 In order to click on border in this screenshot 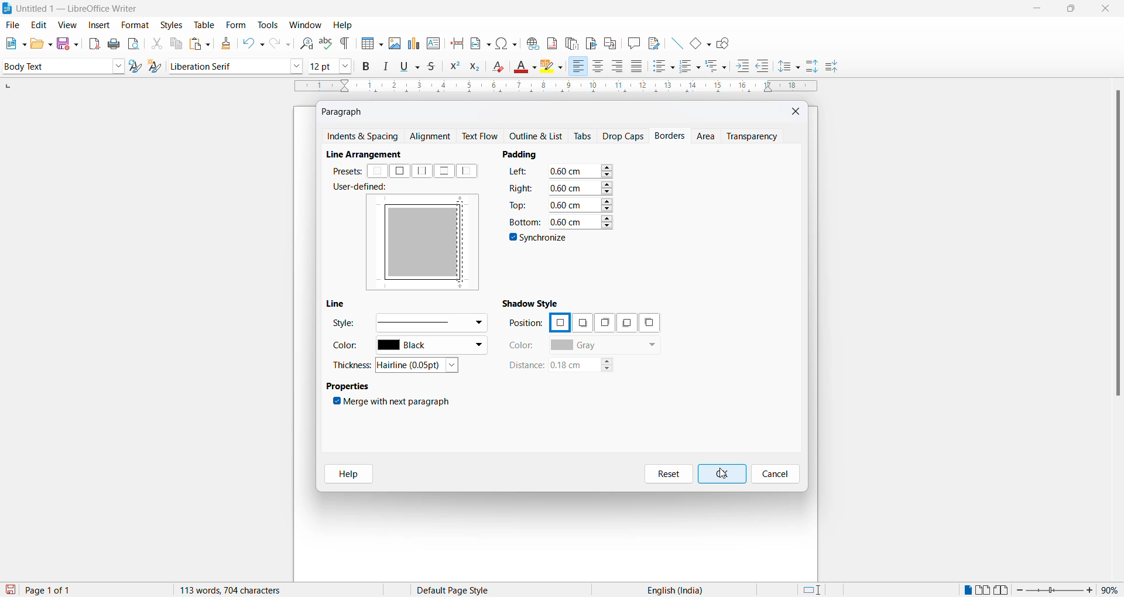, I will do `click(387, 242)`.